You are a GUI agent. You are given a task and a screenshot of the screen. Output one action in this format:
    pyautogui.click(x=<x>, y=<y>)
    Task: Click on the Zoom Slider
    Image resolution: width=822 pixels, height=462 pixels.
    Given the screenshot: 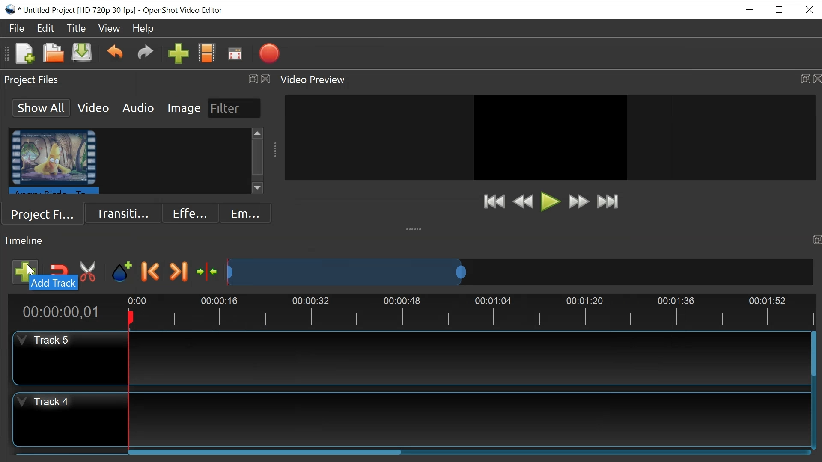 What is the action you would take?
    pyautogui.click(x=520, y=272)
    